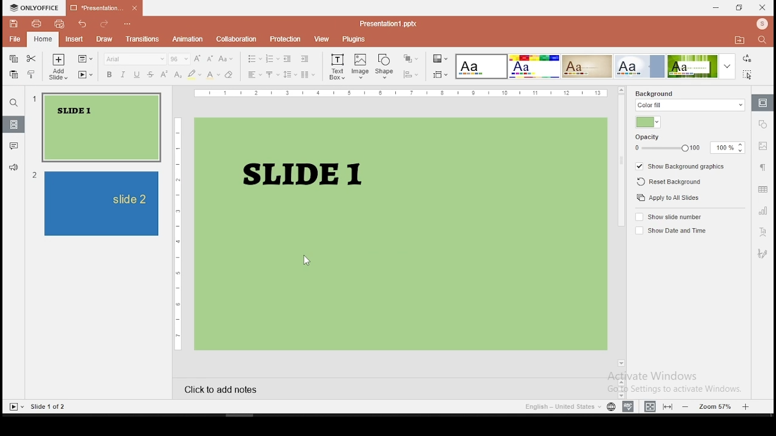  What do you see at coordinates (254, 59) in the screenshot?
I see `bullets` at bounding box center [254, 59].